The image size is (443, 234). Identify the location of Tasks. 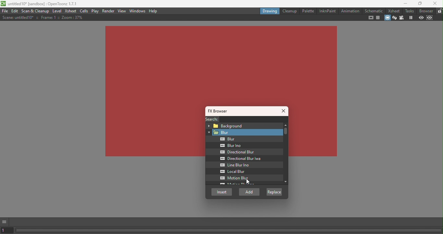
(408, 11).